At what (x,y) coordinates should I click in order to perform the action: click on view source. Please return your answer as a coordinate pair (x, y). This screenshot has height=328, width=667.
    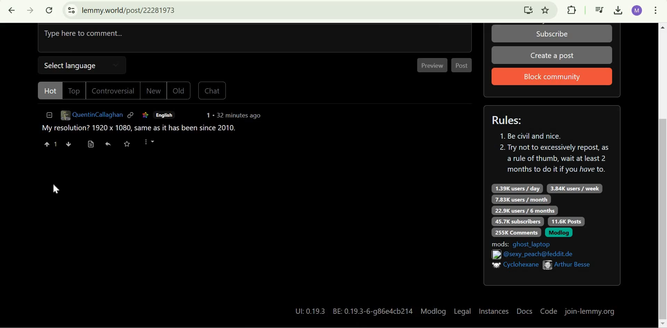
    Looking at the image, I should click on (93, 145).